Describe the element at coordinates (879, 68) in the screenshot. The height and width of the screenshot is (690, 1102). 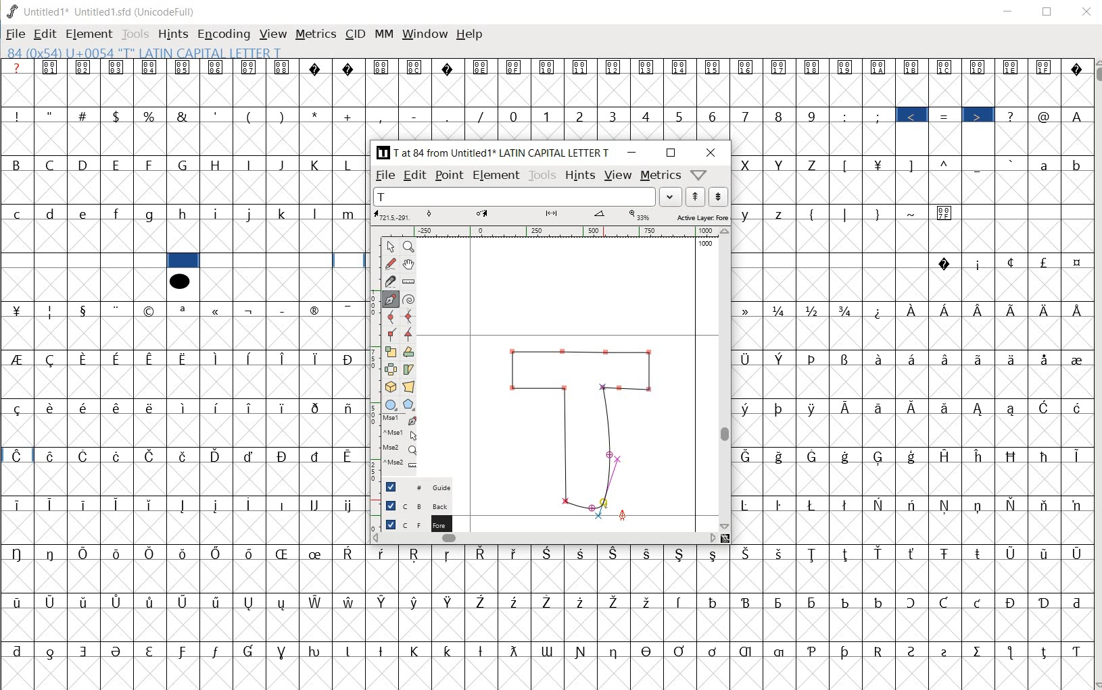
I see `Symbol` at that location.